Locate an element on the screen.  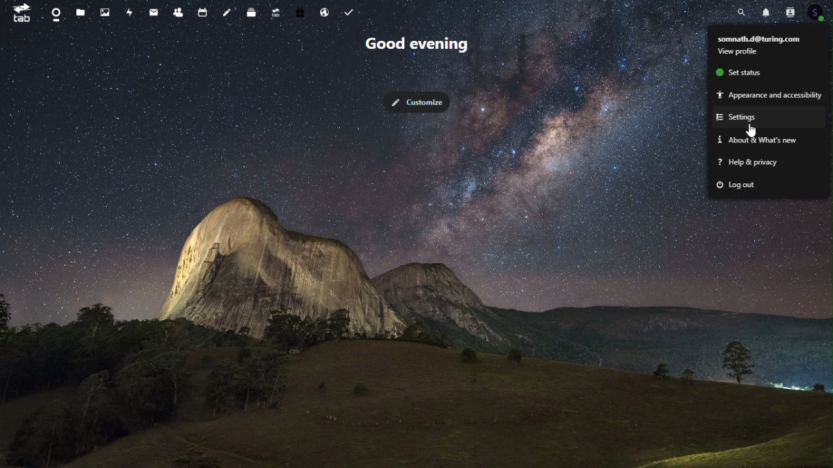
deck is located at coordinates (253, 12).